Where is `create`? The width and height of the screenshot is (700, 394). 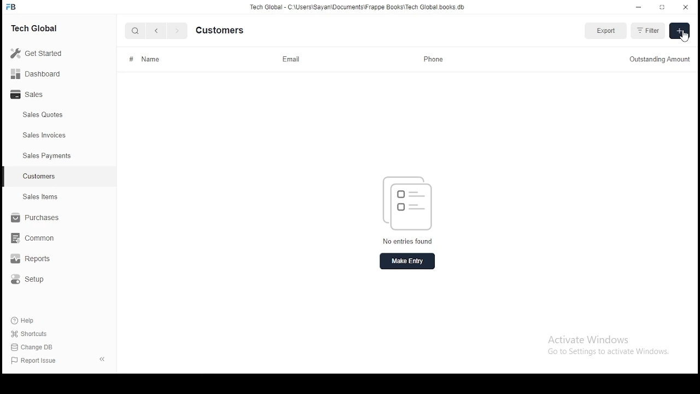
create is located at coordinates (679, 31).